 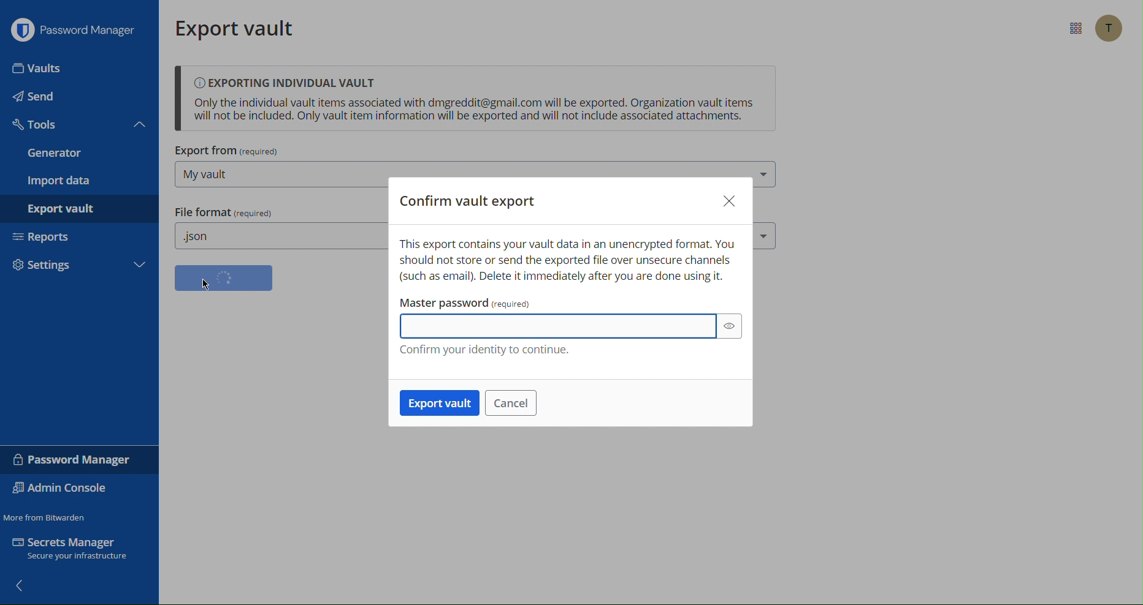 I want to click on Import data, so click(x=79, y=181).